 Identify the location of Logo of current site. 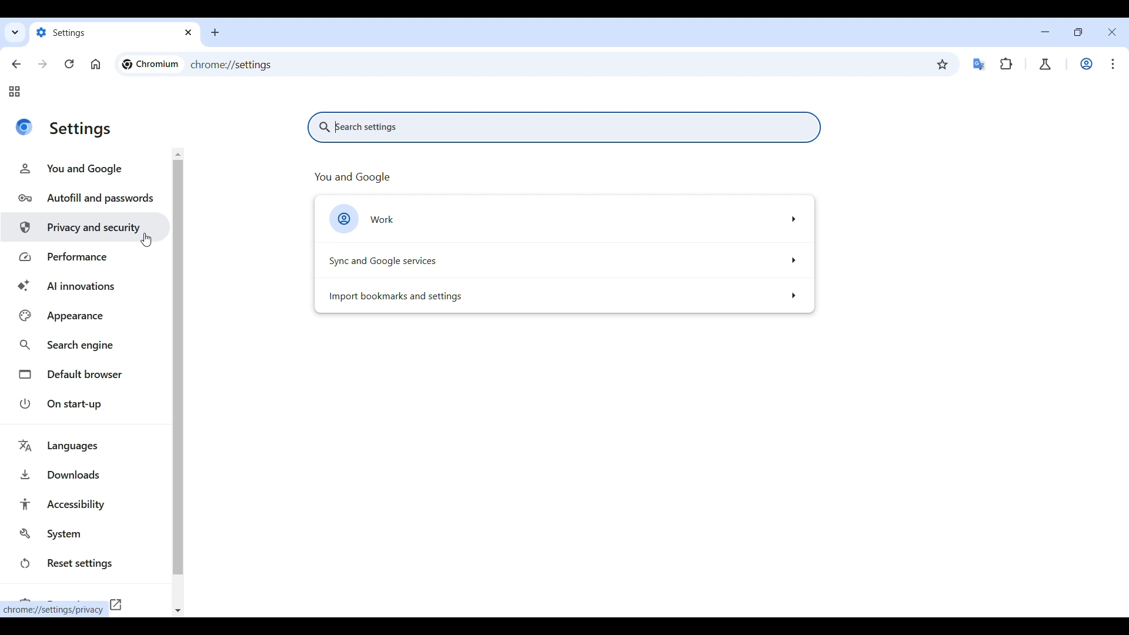
(24, 128).